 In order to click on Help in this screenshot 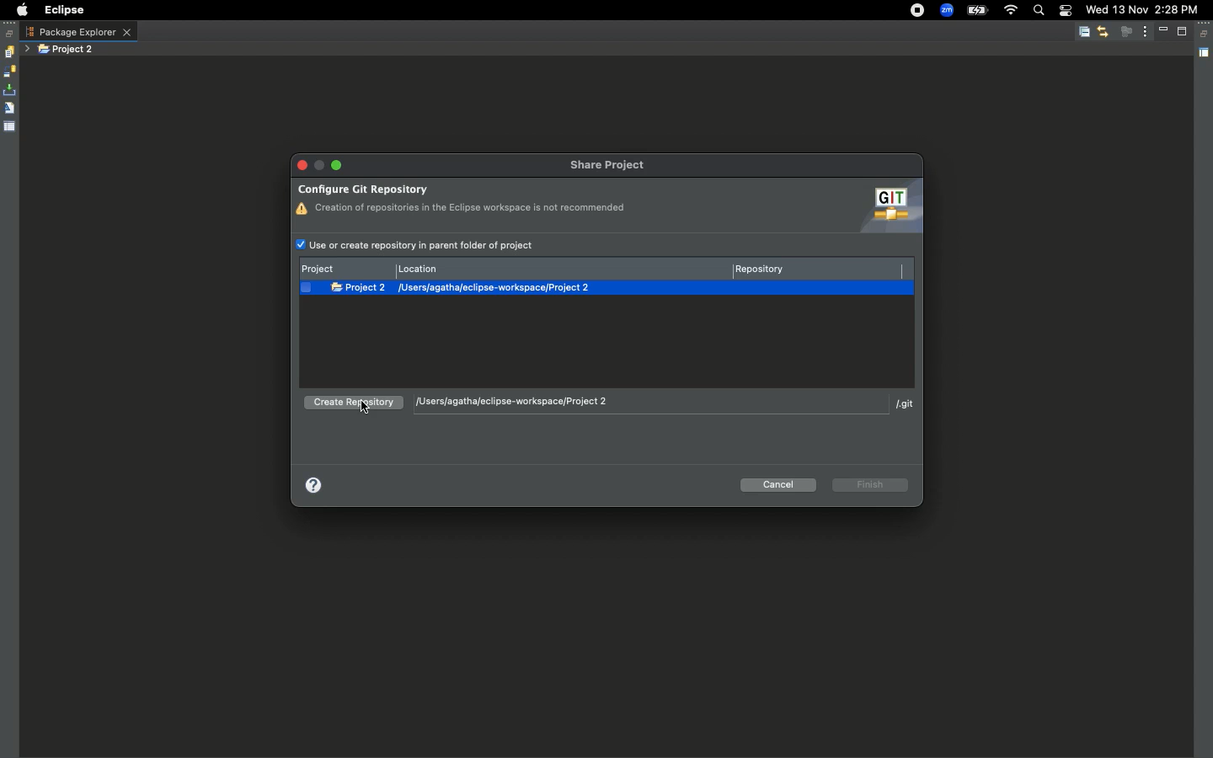, I will do `click(316, 483)`.